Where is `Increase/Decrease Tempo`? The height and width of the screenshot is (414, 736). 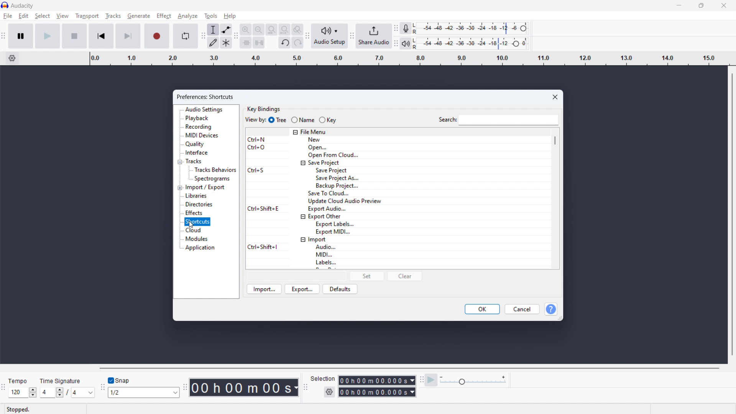
Increase/Decrease Tempo is located at coordinates (33, 393).